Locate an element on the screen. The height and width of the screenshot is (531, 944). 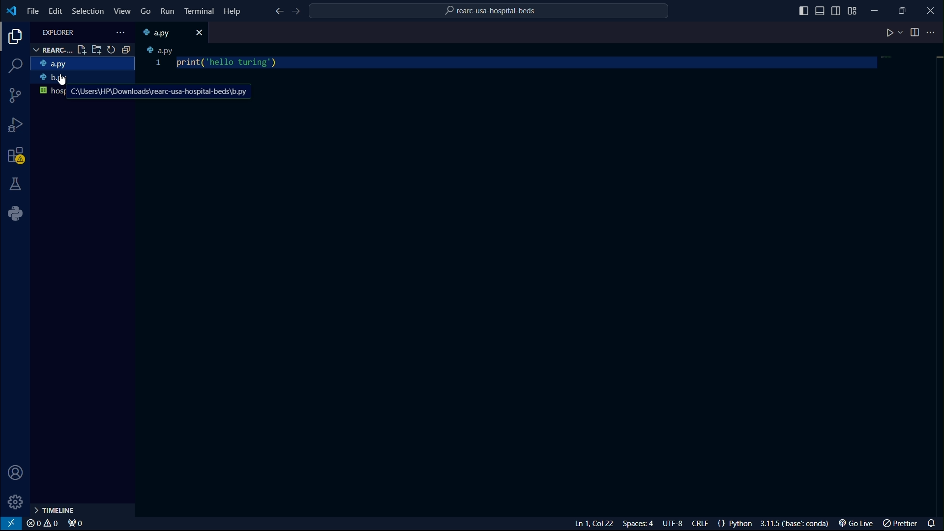
manage is located at coordinates (14, 502).